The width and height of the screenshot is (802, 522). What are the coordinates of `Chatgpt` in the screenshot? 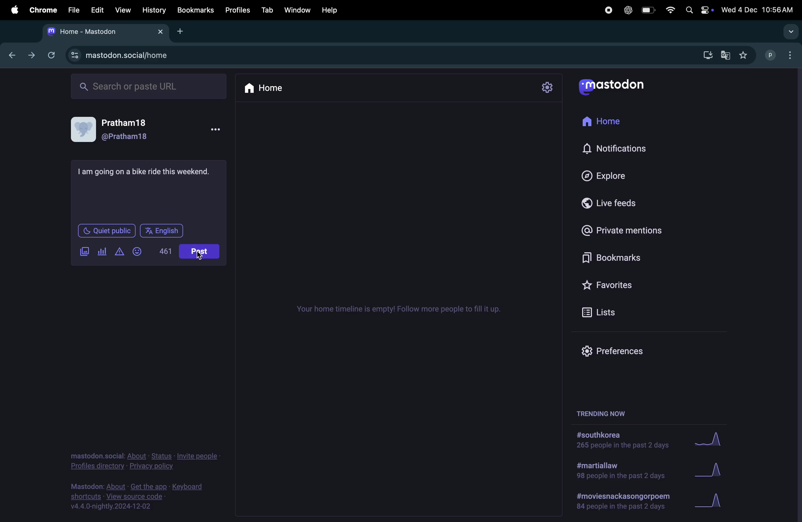 It's located at (627, 10).